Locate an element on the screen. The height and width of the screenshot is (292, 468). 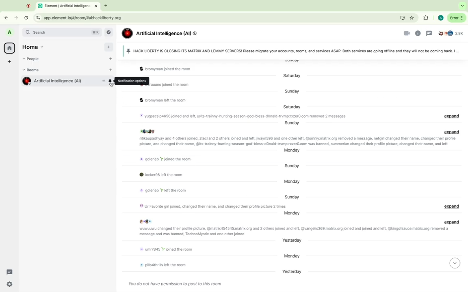
Expand is located at coordinates (453, 206).